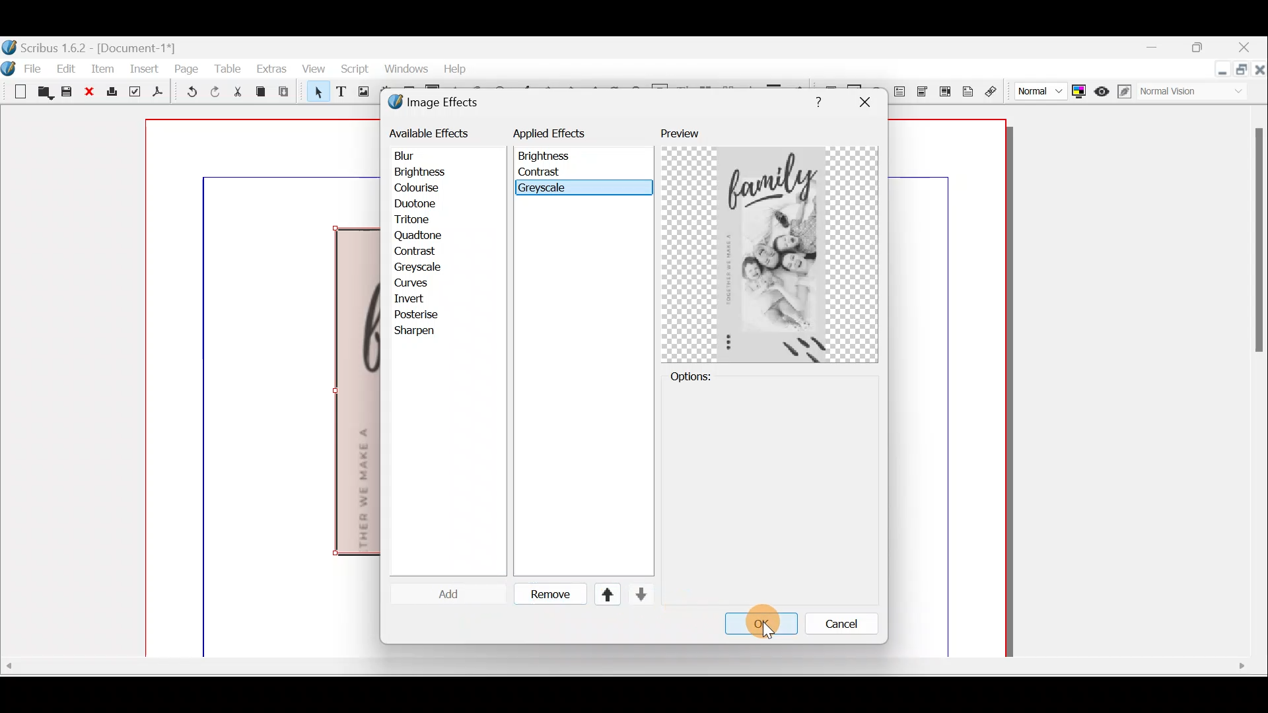  What do you see at coordinates (546, 155) in the screenshot?
I see `Brightness` at bounding box center [546, 155].